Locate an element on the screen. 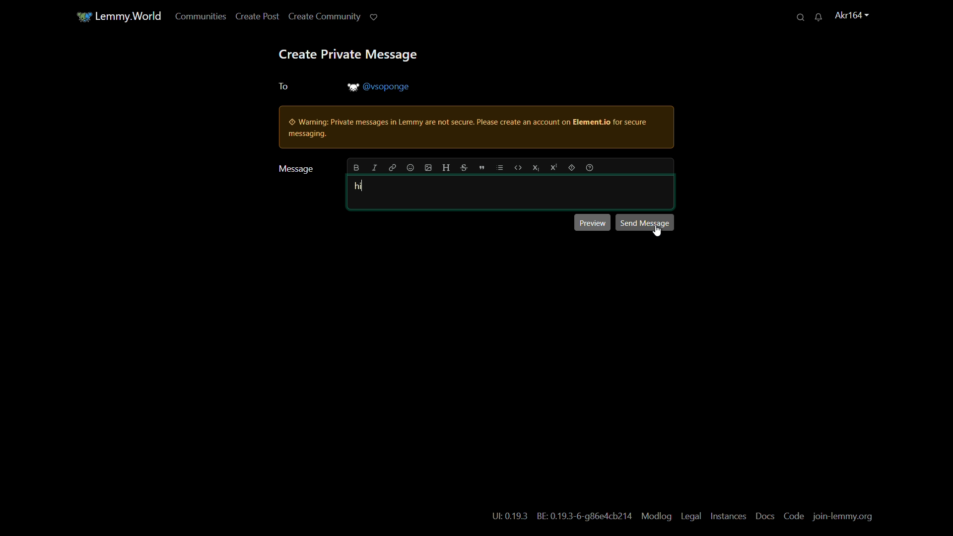 The height and width of the screenshot is (536, 953). add image is located at coordinates (428, 168).